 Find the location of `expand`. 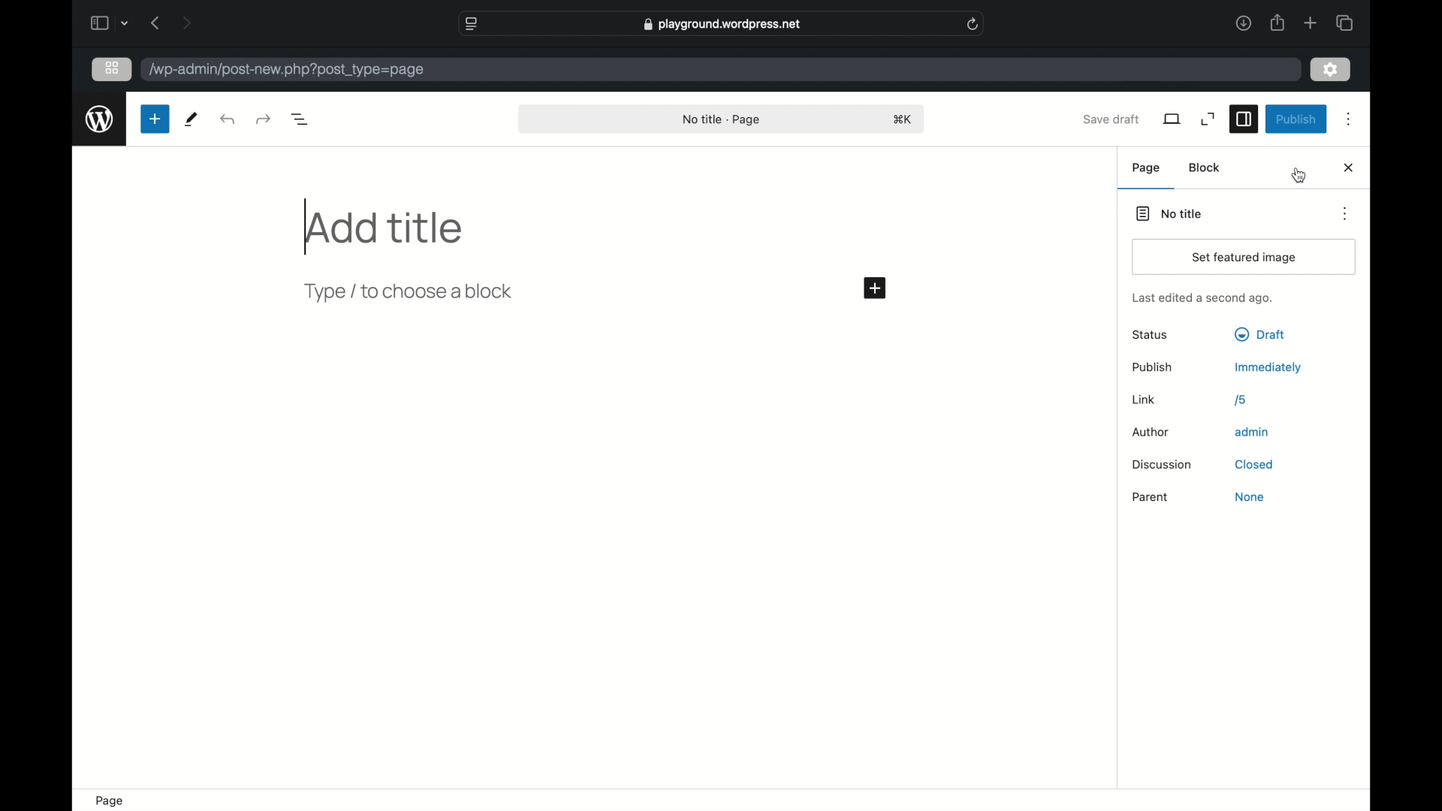

expand is located at coordinates (1209, 120).